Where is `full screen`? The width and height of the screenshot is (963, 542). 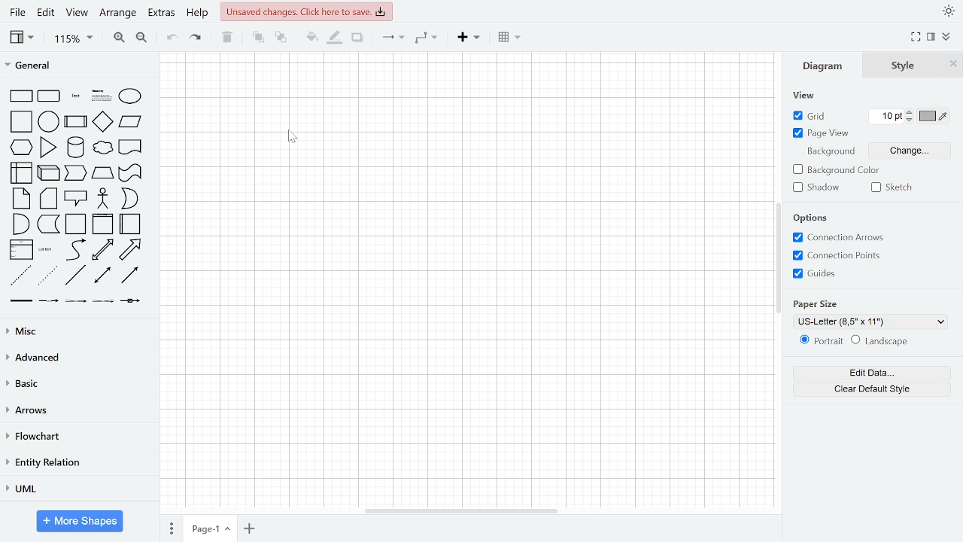
full screen is located at coordinates (916, 37).